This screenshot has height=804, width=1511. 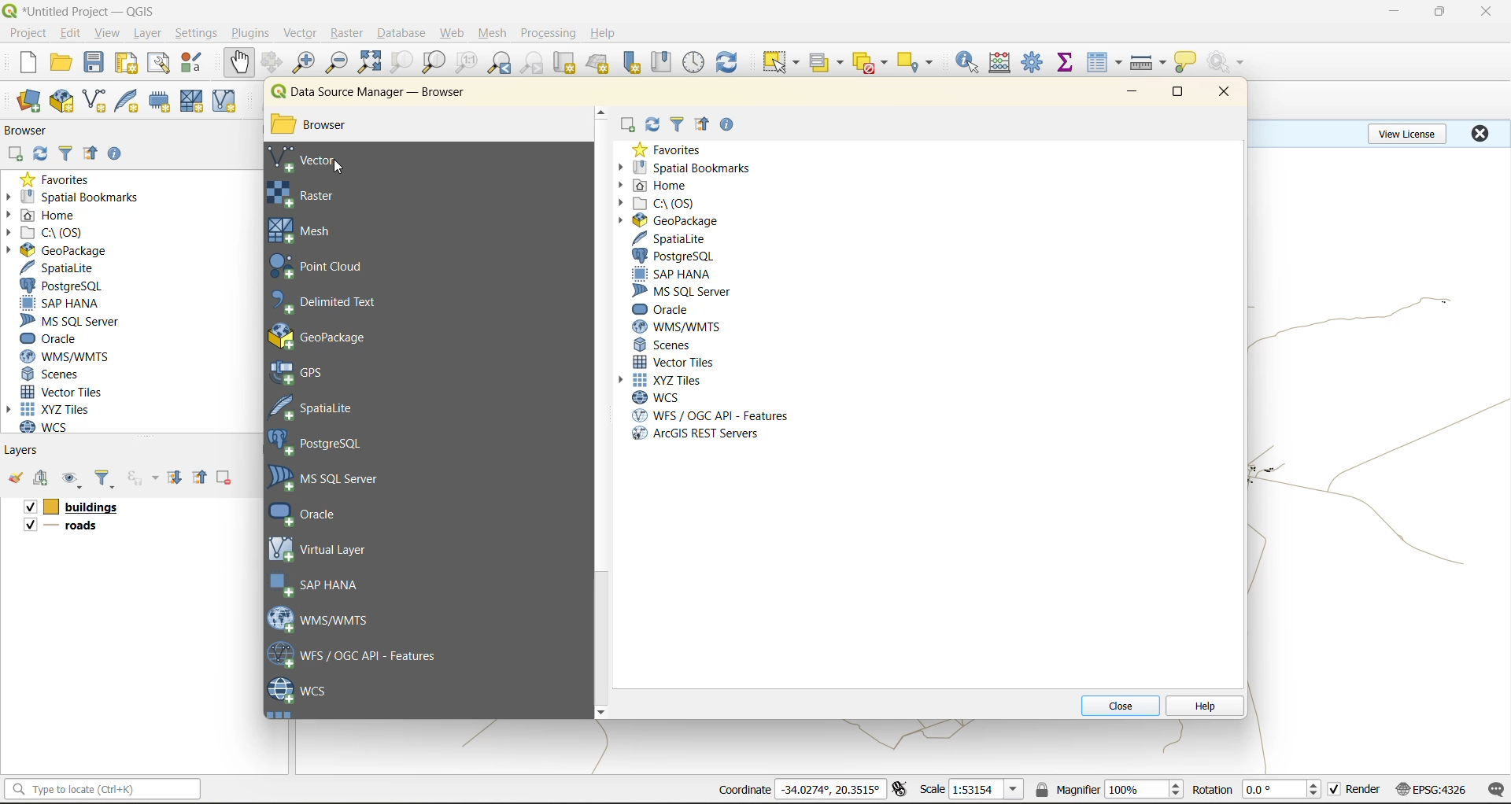 What do you see at coordinates (872, 63) in the screenshot?
I see `deselect value` at bounding box center [872, 63].